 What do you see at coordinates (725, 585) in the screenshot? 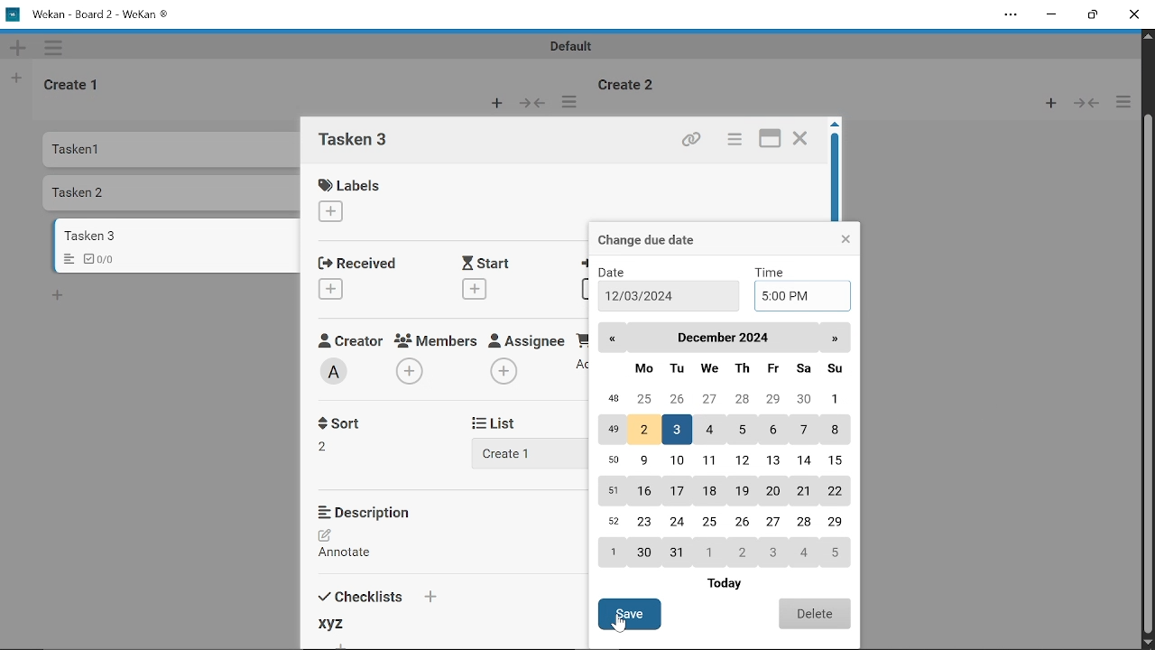
I see `Today` at bounding box center [725, 585].